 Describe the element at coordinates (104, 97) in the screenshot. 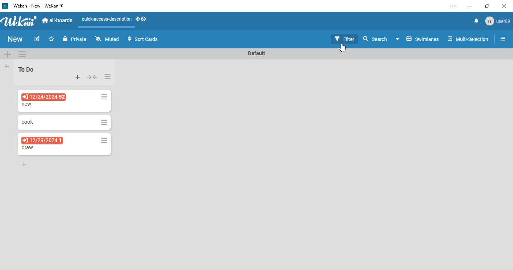

I see `card actions` at that location.